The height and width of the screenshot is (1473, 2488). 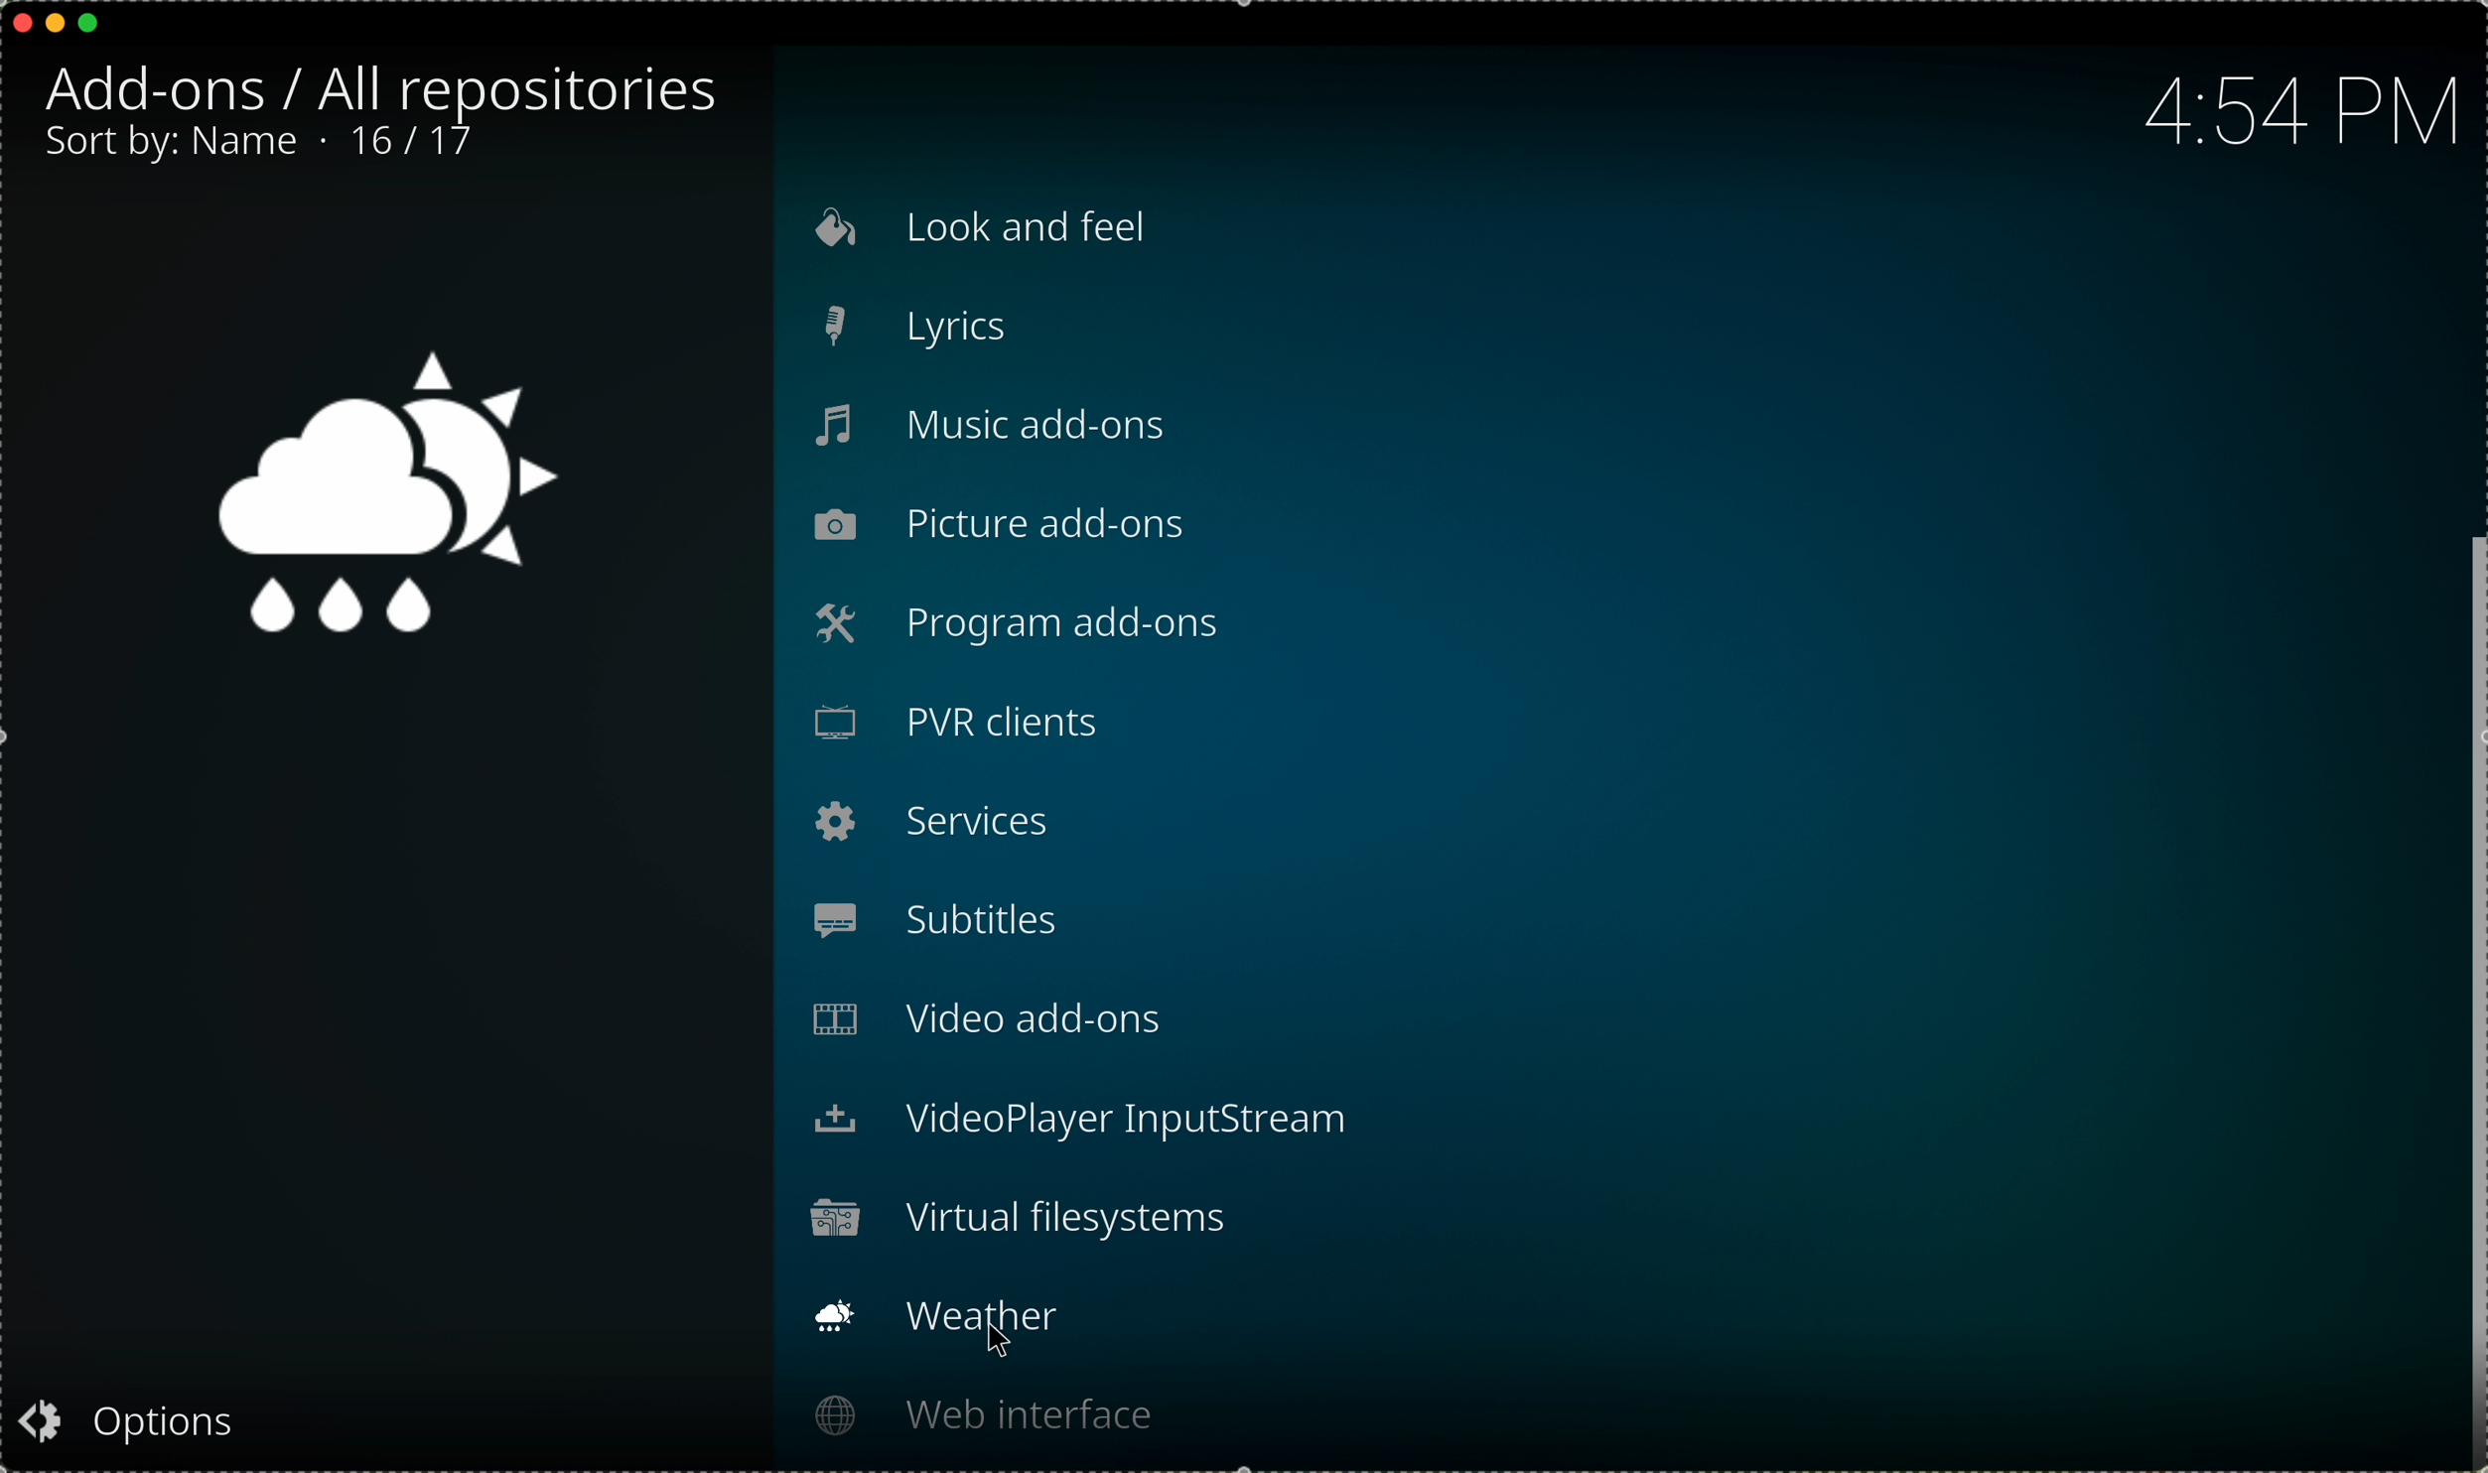 What do you see at coordinates (1003, 526) in the screenshot?
I see `picture add-ons` at bounding box center [1003, 526].